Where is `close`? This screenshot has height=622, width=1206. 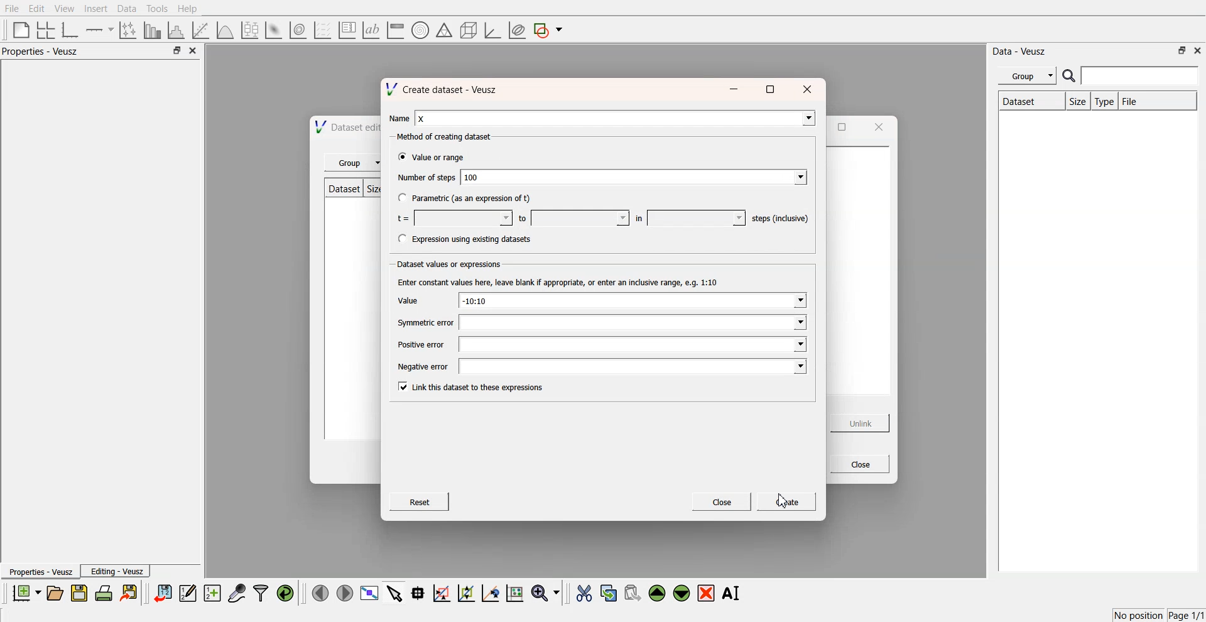
close is located at coordinates (1198, 50).